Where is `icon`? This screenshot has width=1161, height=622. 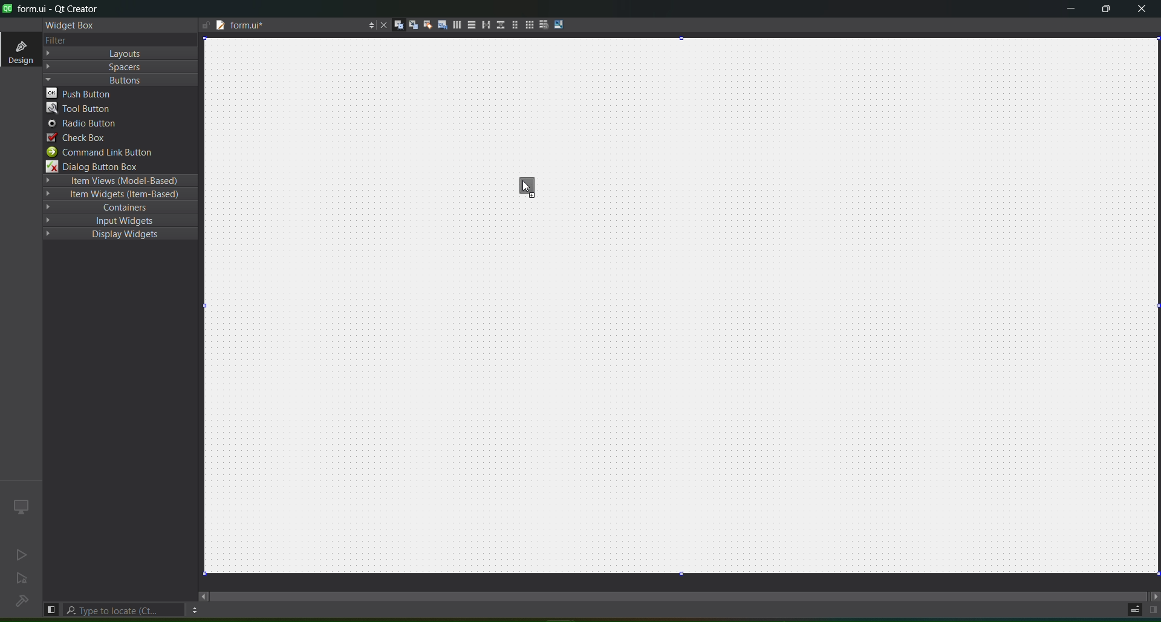
icon is located at coordinates (22, 506).